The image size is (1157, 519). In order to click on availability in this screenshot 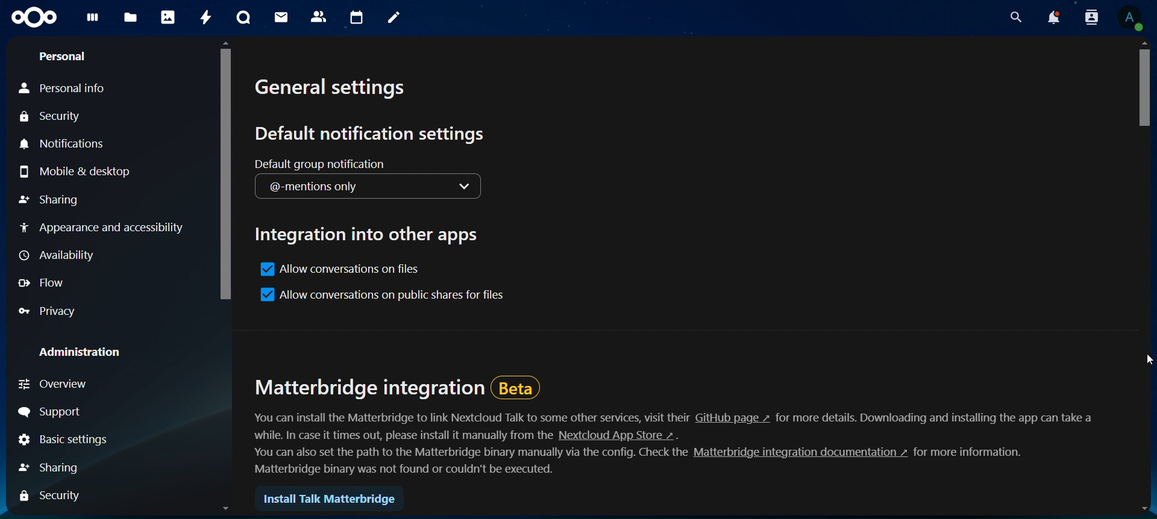, I will do `click(58, 256)`.